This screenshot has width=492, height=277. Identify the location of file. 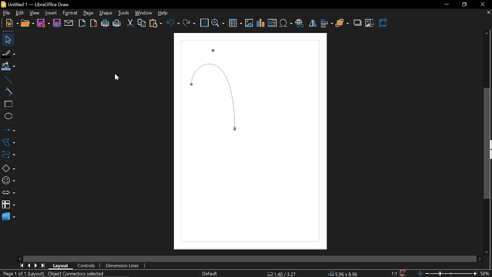
(5, 13).